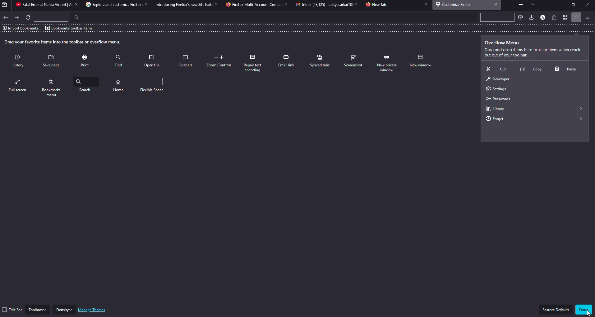 The image size is (595, 317). Describe the element at coordinates (520, 4) in the screenshot. I see `add` at that location.